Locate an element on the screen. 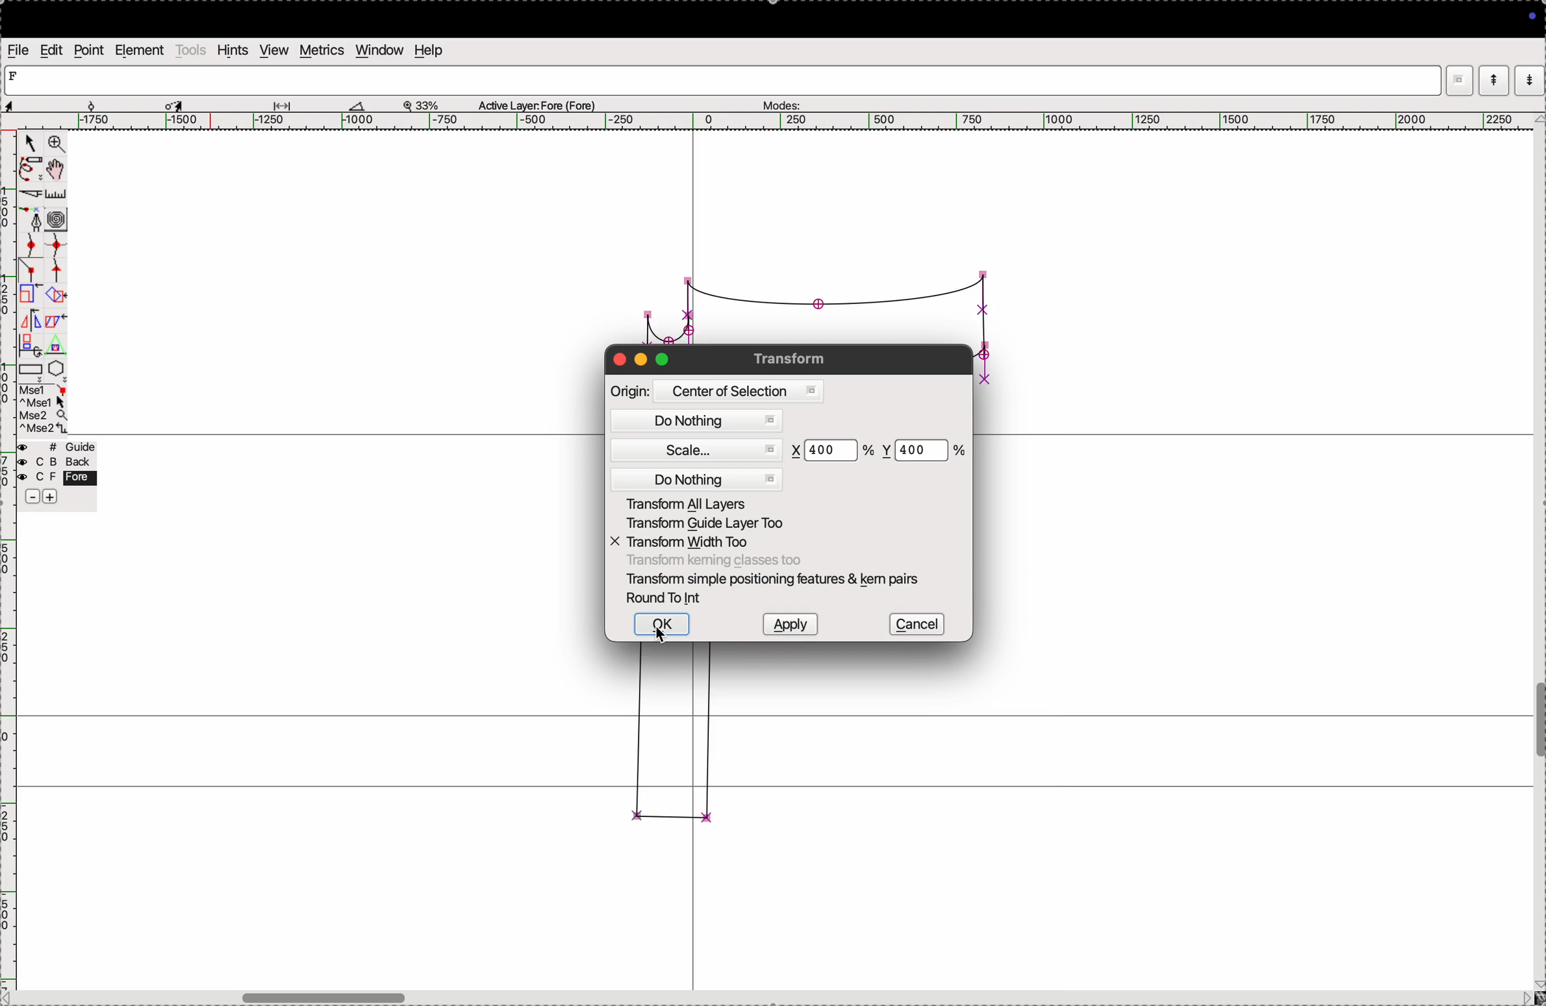 This screenshot has height=1006, width=1546. sbubtract is located at coordinates (27, 497).